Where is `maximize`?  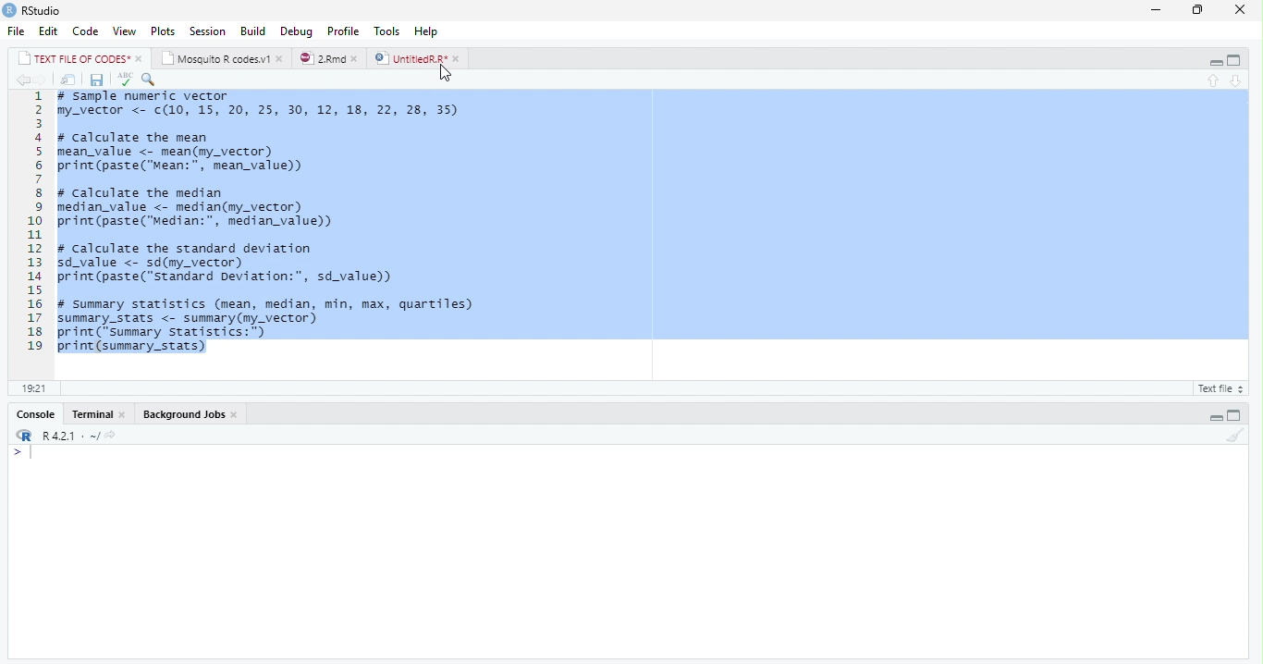 maximize is located at coordinates (1234, 61).